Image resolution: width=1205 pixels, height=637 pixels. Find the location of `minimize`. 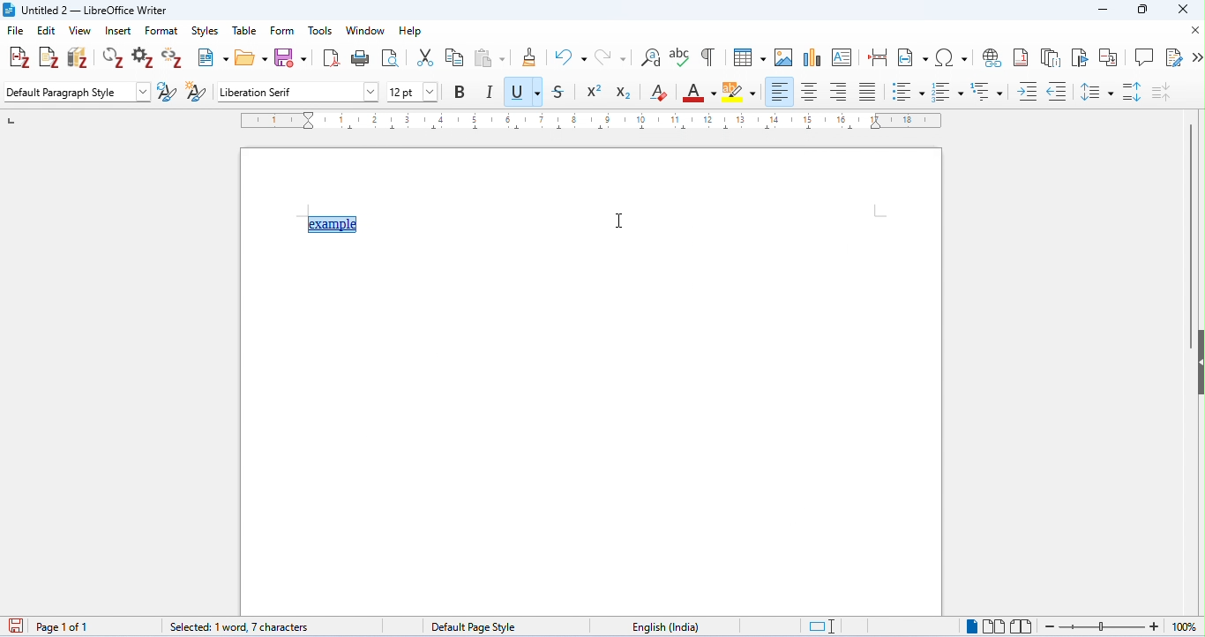

minimize is located at coordinates (1101, 11).